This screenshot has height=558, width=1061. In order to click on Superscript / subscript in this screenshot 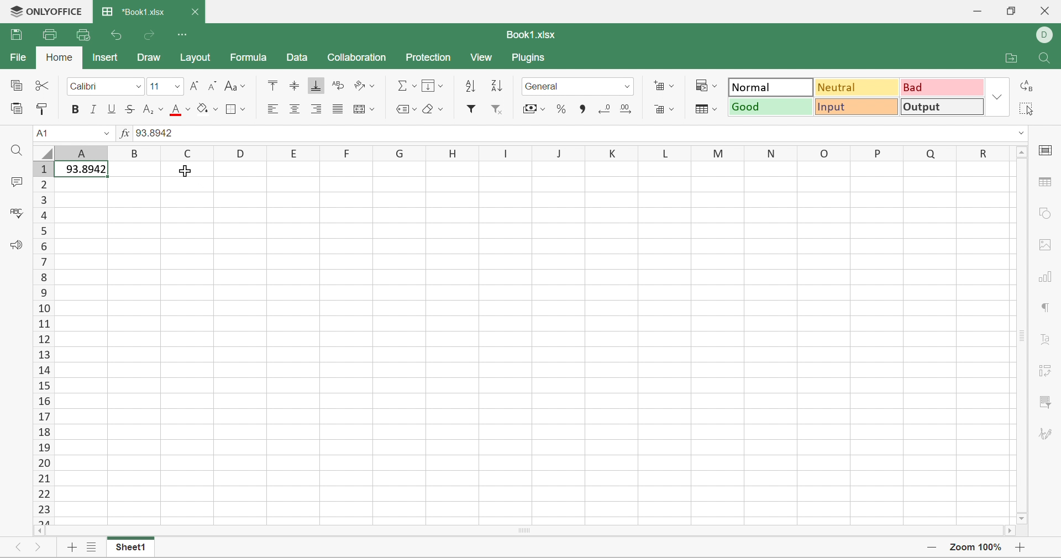, I will do `click(154, 109)`.